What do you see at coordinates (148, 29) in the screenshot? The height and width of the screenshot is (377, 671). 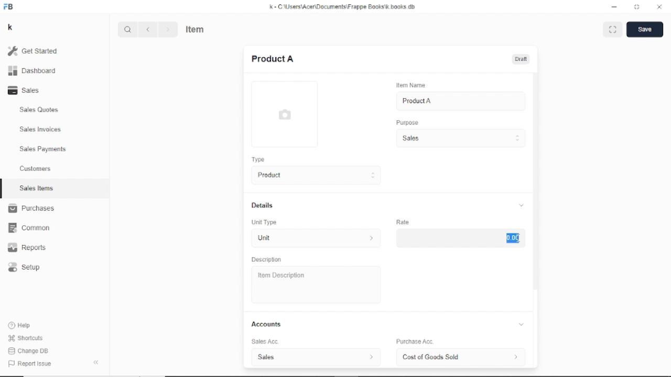 I see `Previous` at bounding box center [148, 29].